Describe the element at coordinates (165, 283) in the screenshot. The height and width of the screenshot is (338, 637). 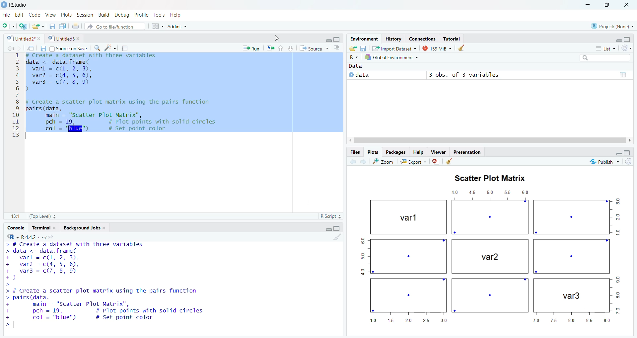
I see `> data <- data. frame(

+ varl = c(, 2, 3),

+ var2 = c(4, 5, 6),

+ var = c(7, 8, 9)

+)

>

> # Create a scatter plot matrix using the pairs function
> pairs(data,

+ main = "Scatter Plot Matrix",

+ pch = 19, # Plot points with solid circles
+ col = "blue™) # Set point color

>` at that location.